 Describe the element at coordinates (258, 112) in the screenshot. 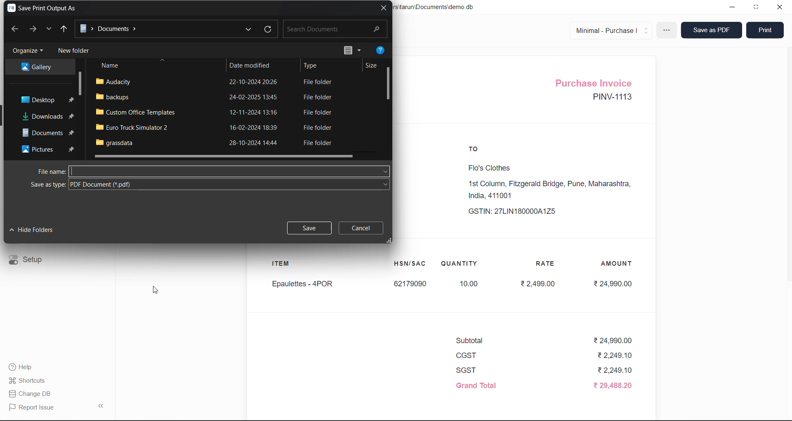

I see `12-11-2024 13:16` at that location.